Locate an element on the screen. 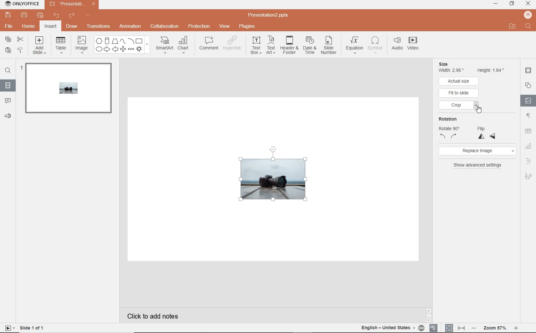 The height and width of the screenshot is (333, 536). copy is located at coordinates (8, 39).